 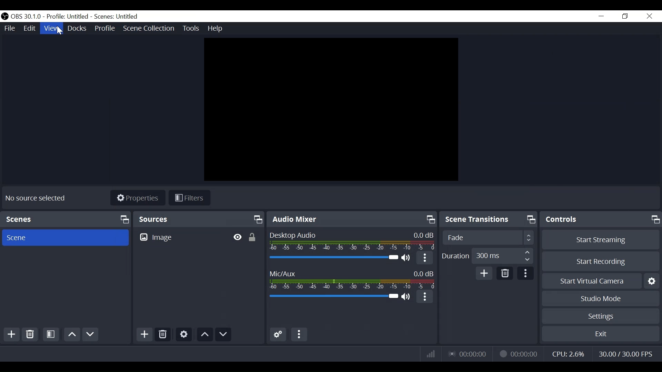 What do you see at coordinates (601, 240) in the screenshot?
I see `Start Streaming` at bounding box center [601, 240].